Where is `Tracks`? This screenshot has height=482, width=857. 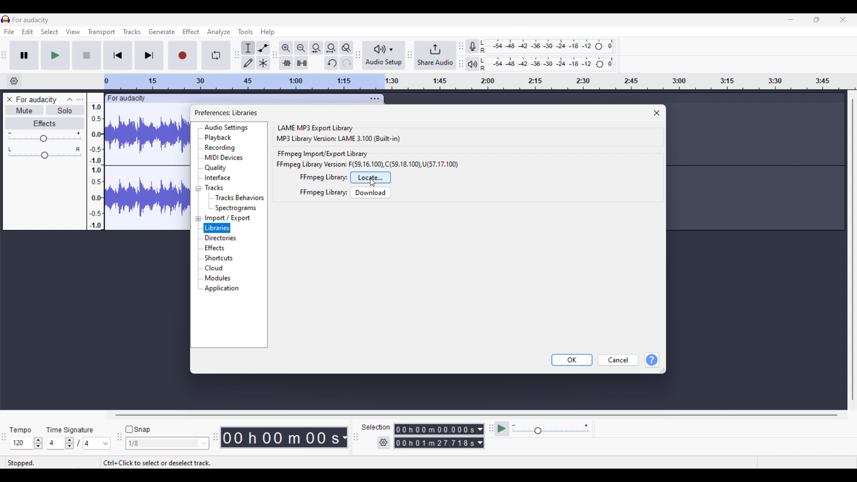 Tracks is located at coordinates (214, 187).